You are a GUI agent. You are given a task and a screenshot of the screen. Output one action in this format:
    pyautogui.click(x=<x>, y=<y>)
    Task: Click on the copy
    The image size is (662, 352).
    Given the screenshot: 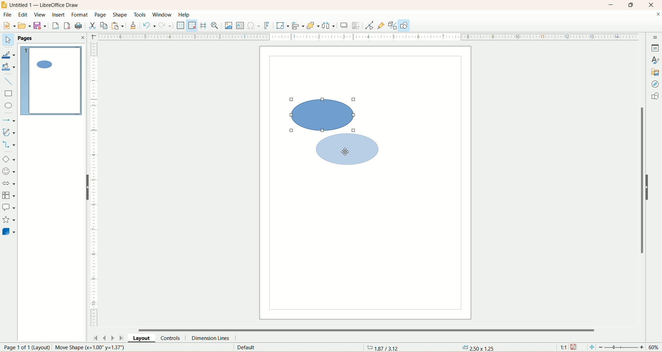 What is the action you would take?
    pyautogui.click(x=104, y=25)
    